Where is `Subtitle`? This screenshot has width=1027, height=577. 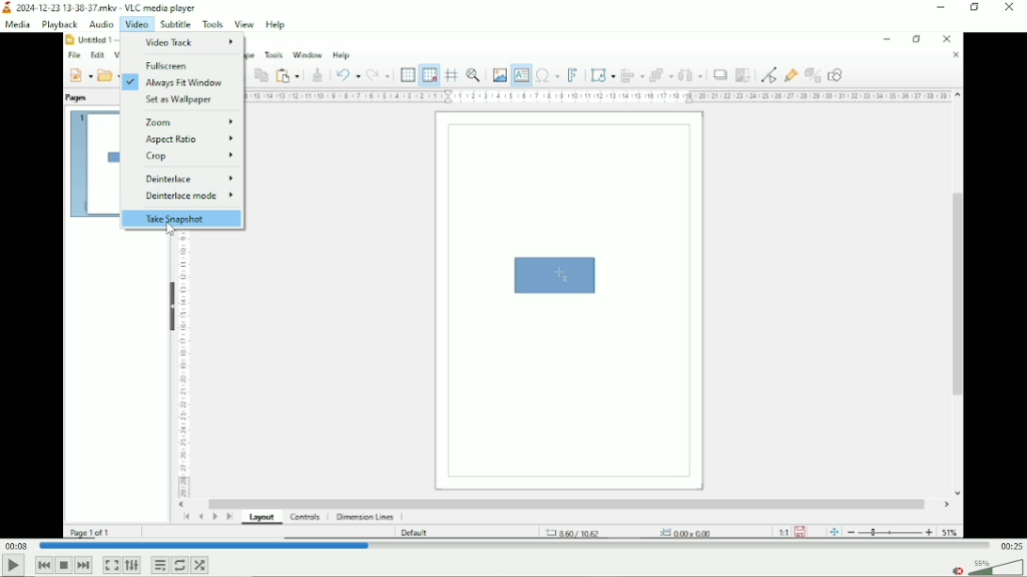 Subtitle is located at coordinates (174, 24).